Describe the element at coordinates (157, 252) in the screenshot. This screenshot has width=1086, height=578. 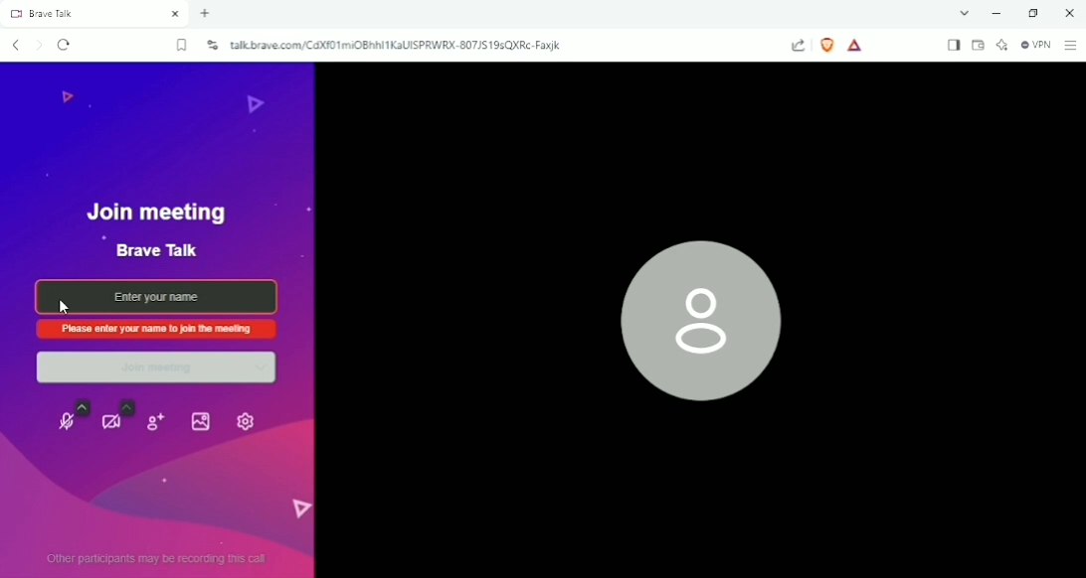
I see `Brave Talk` at that location.